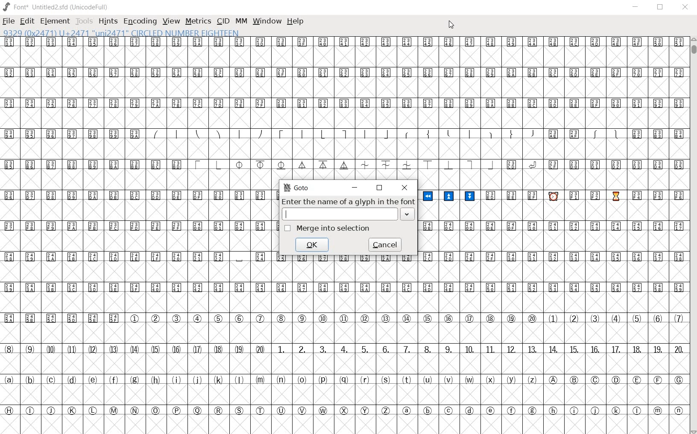 The image size is (697, 434). Describe the element at coordinates (387, 245) in the screenshot. I see `cancel` at that location.